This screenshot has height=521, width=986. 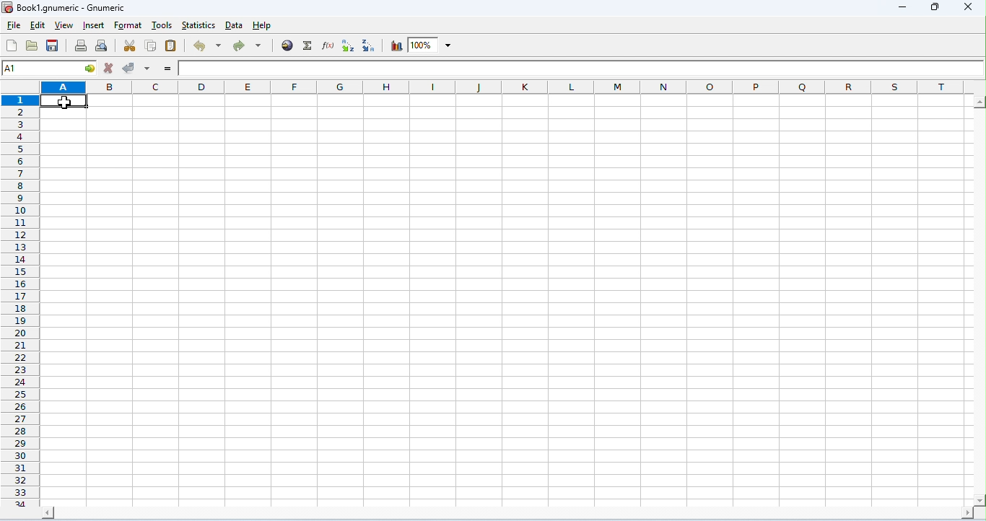 I want to click on Book1 numeric - Gnumeric, so click(x=64, y=8).